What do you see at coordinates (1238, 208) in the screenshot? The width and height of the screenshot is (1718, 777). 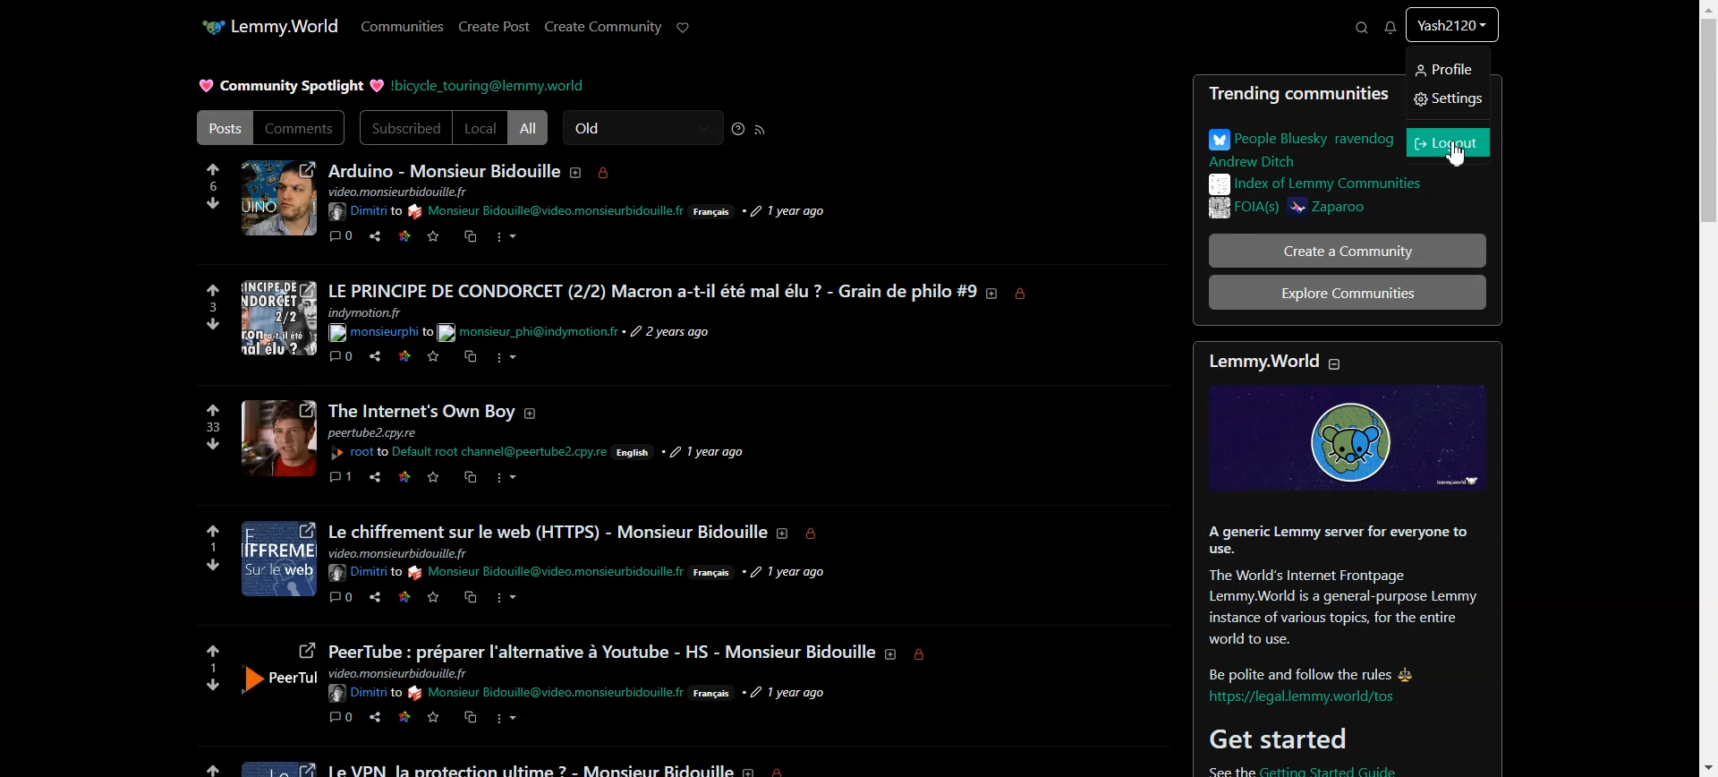 I see `FOIA(s)` at bounding box center [1238, 208].